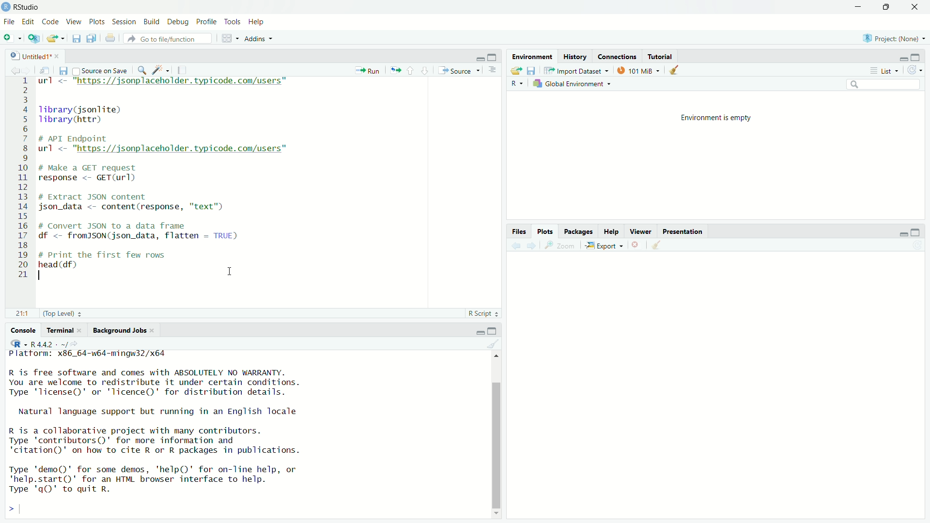  What do you see at coordinates (902, 234) in the screenshot?
I see `Minimize` at bounding box center [902, 234].